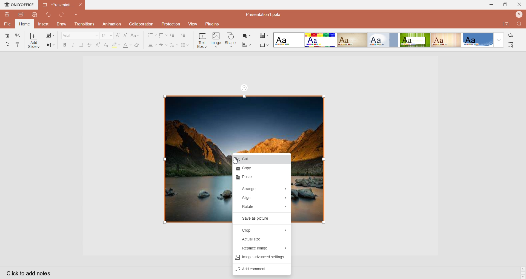 The width and height of the screenshot is (526, 279). I want to click on Replace, so click(511, 35).